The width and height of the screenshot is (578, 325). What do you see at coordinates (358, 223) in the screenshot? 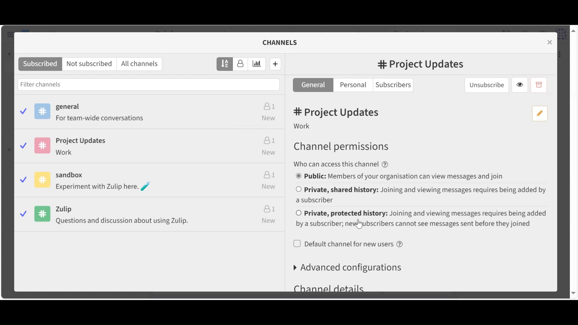
I see `cursor` at bounding box center [358, 223].